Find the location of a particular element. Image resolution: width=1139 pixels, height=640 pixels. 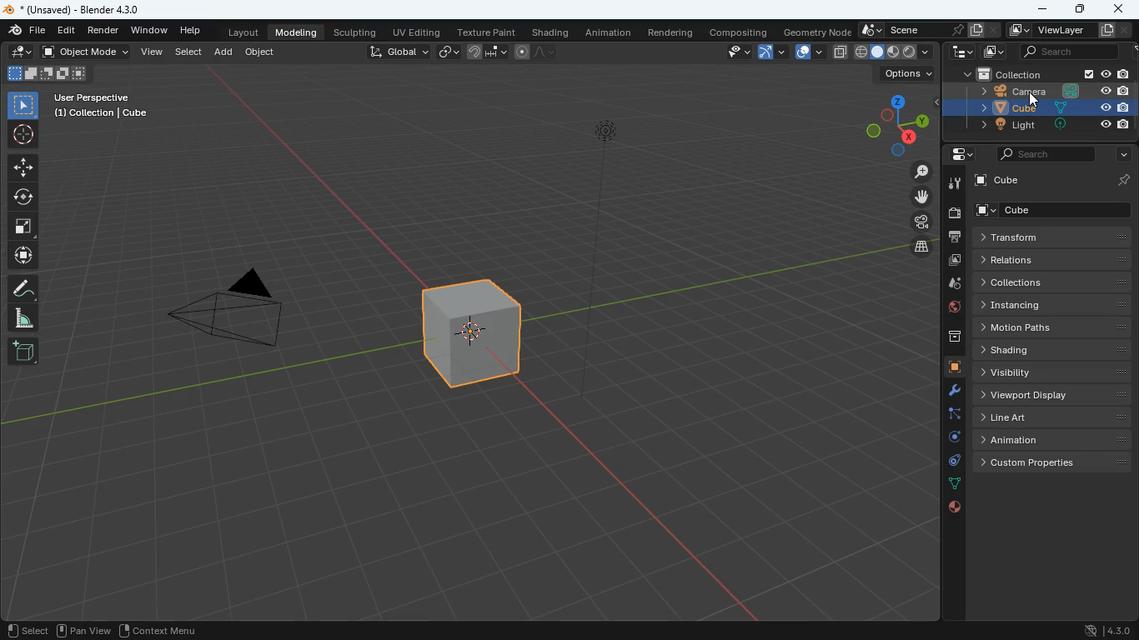

help is located at coordinates (193, 31).